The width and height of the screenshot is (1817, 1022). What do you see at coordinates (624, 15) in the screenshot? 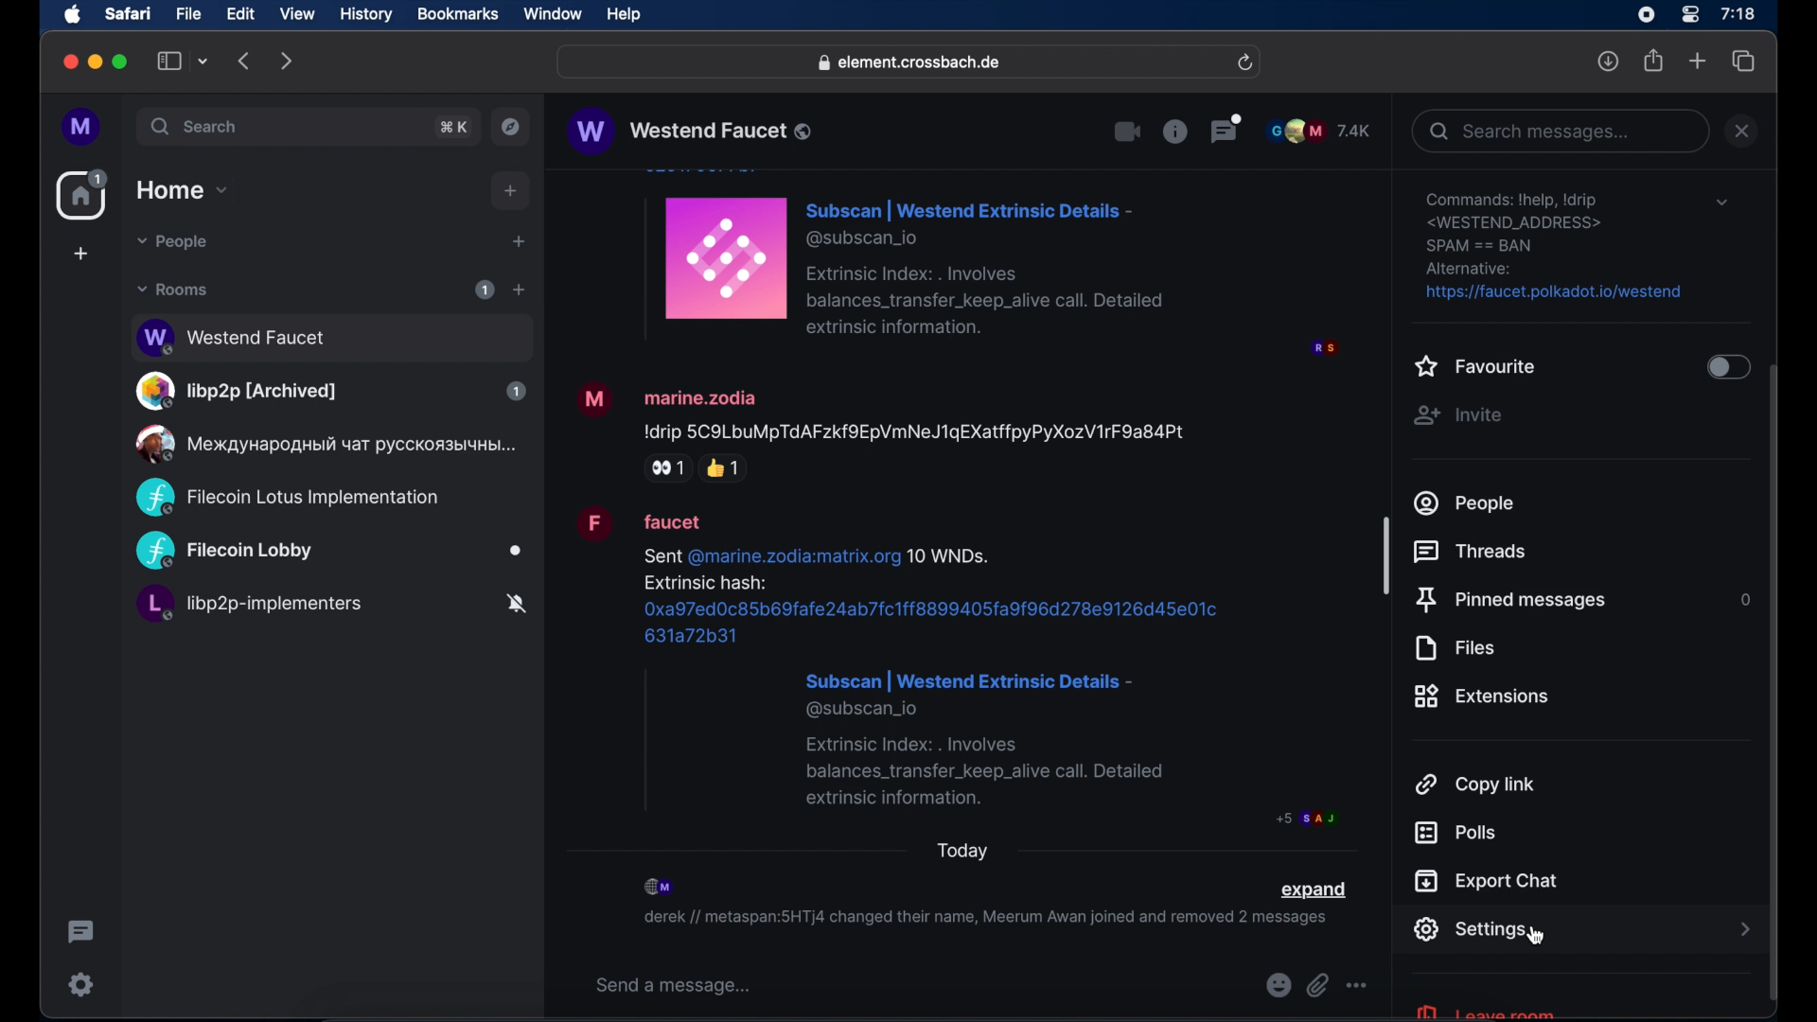
I see `help` at bounding box center [624, 15].